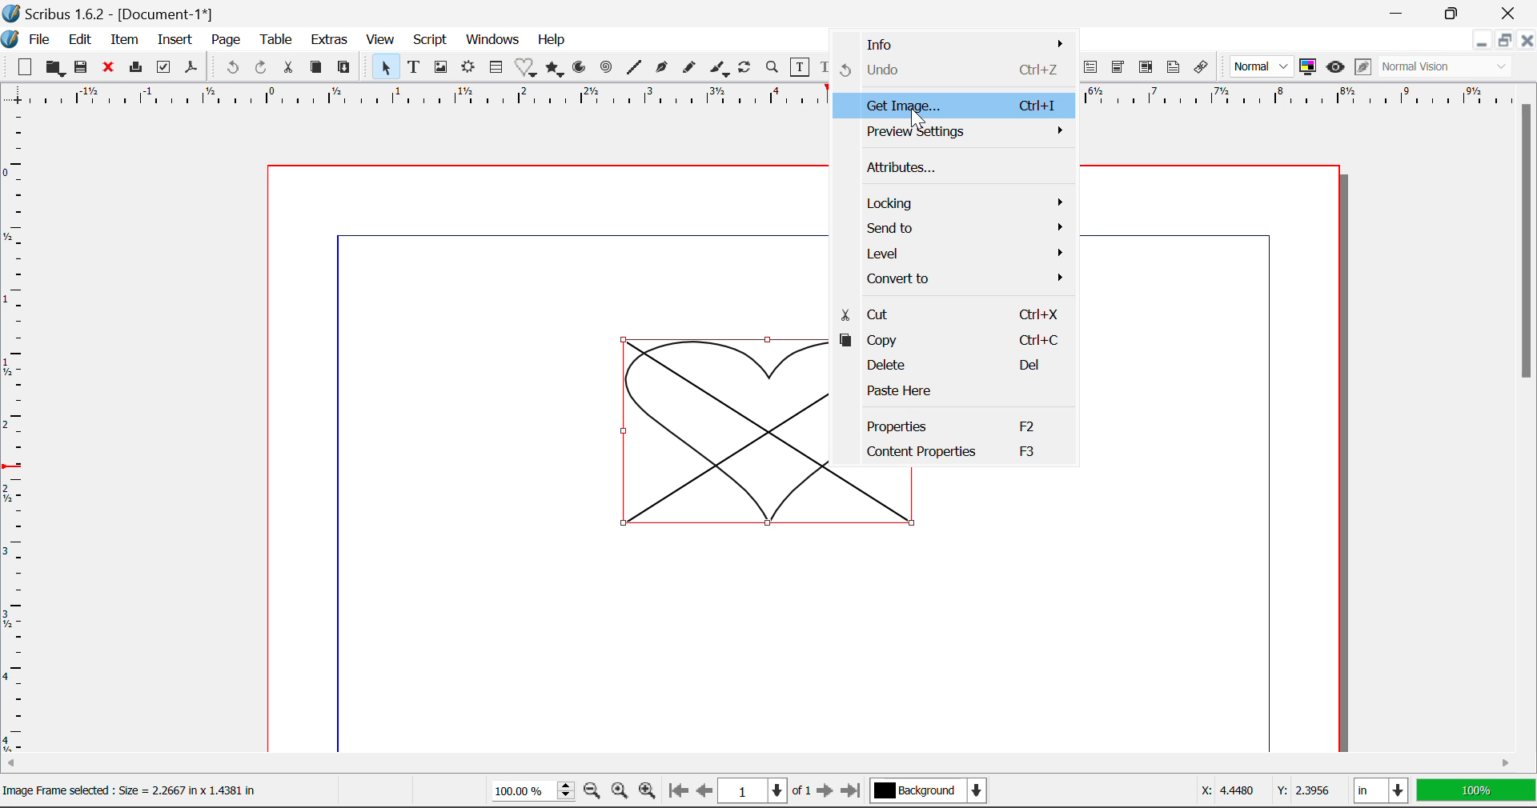 The width and height of the screenshot is (1537, 808). I want to click on Edit Text in Story Editor, so click(826, 68).